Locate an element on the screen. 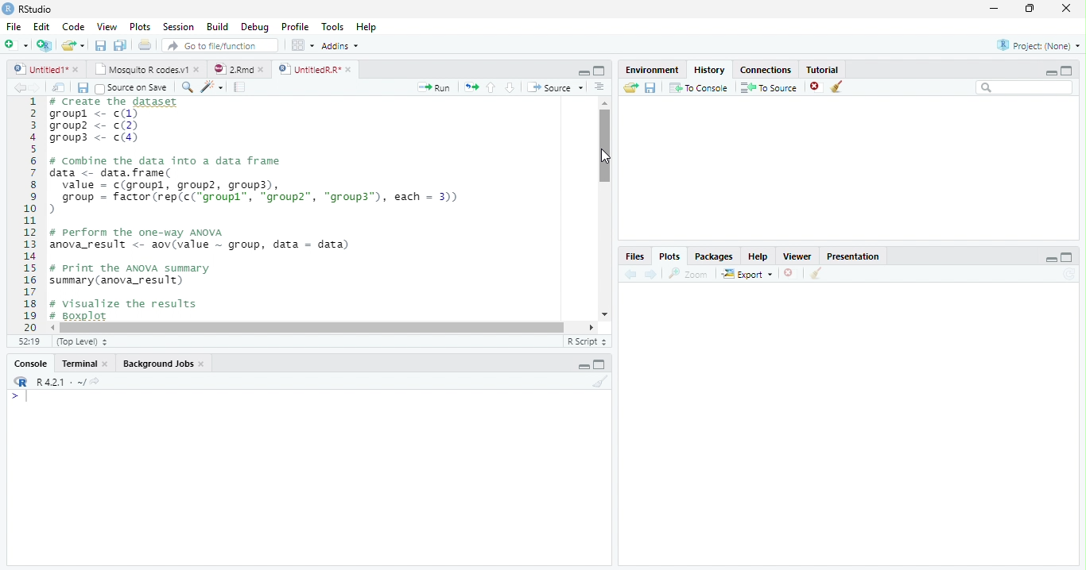 The height and width of the screenshot is (570, 1086). Delete file is located at coordinates (817, 87).